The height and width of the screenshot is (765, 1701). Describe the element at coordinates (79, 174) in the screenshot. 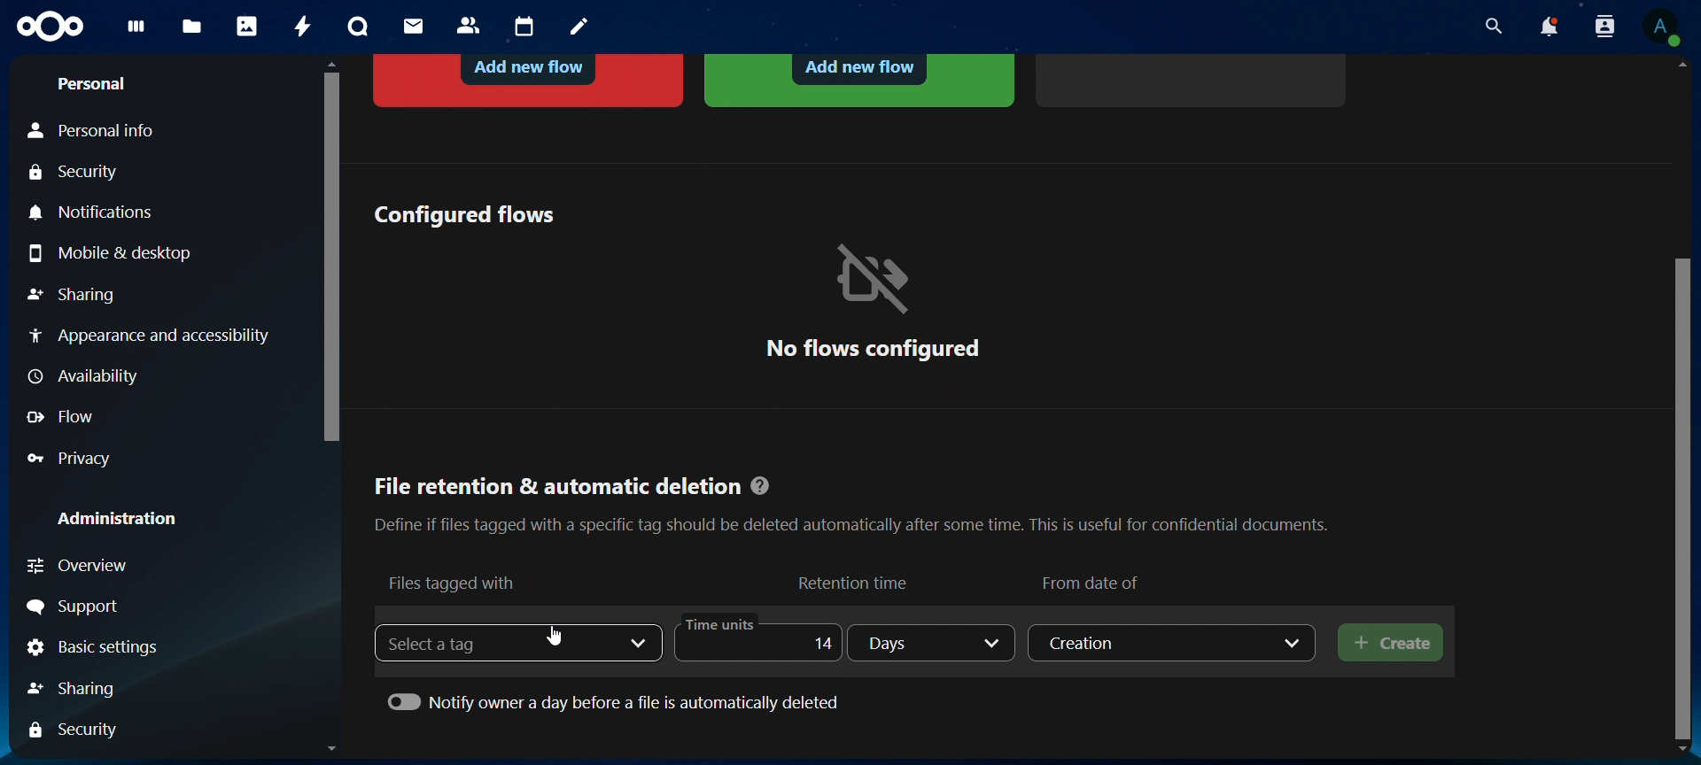

I see `security` at that location.